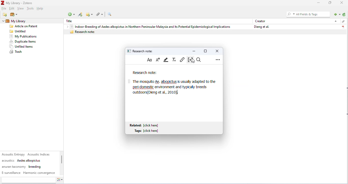  Describe the element at coordinates (17, 52) in the screenshot. I see `trash` at that location.